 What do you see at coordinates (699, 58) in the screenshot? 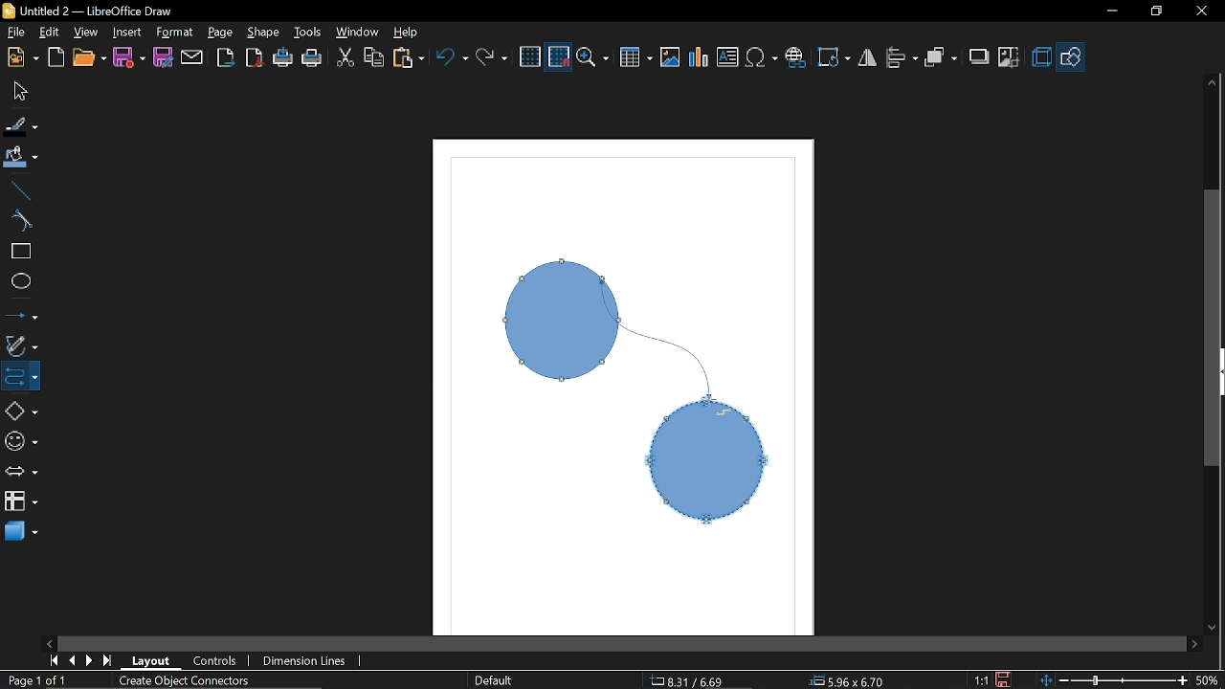
I see `Insert Chart` at bounding box center [699, 58].